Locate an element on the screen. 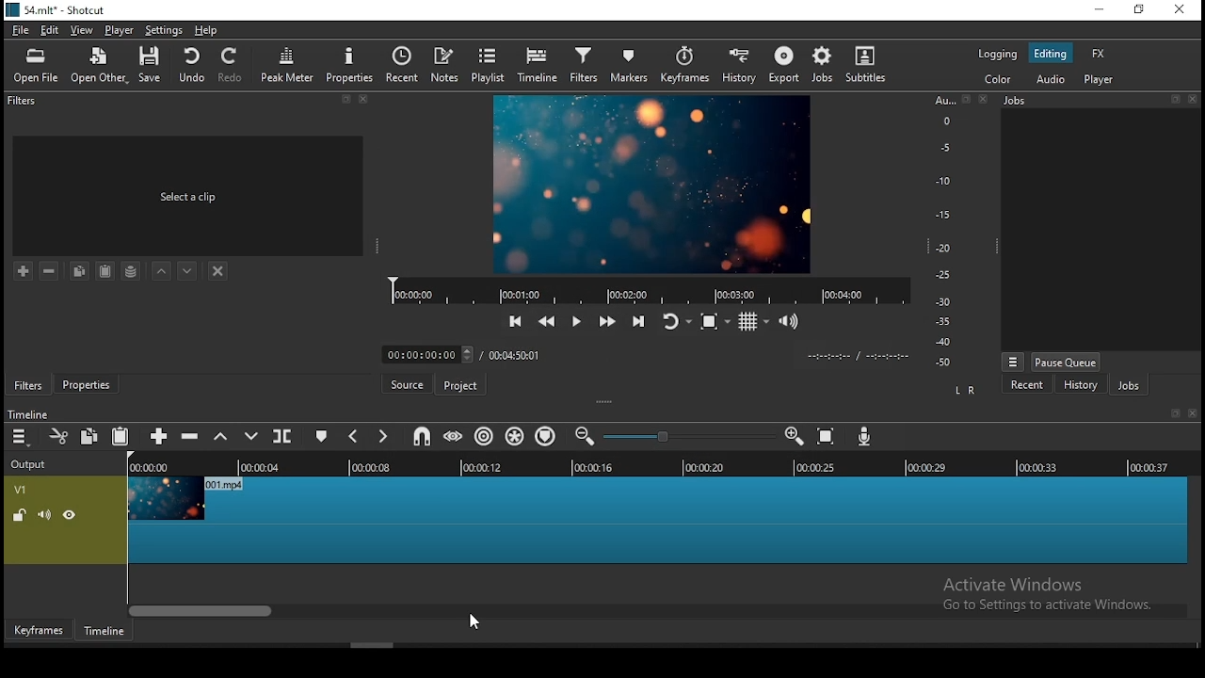  next marker is located at coordinates (380, 436).